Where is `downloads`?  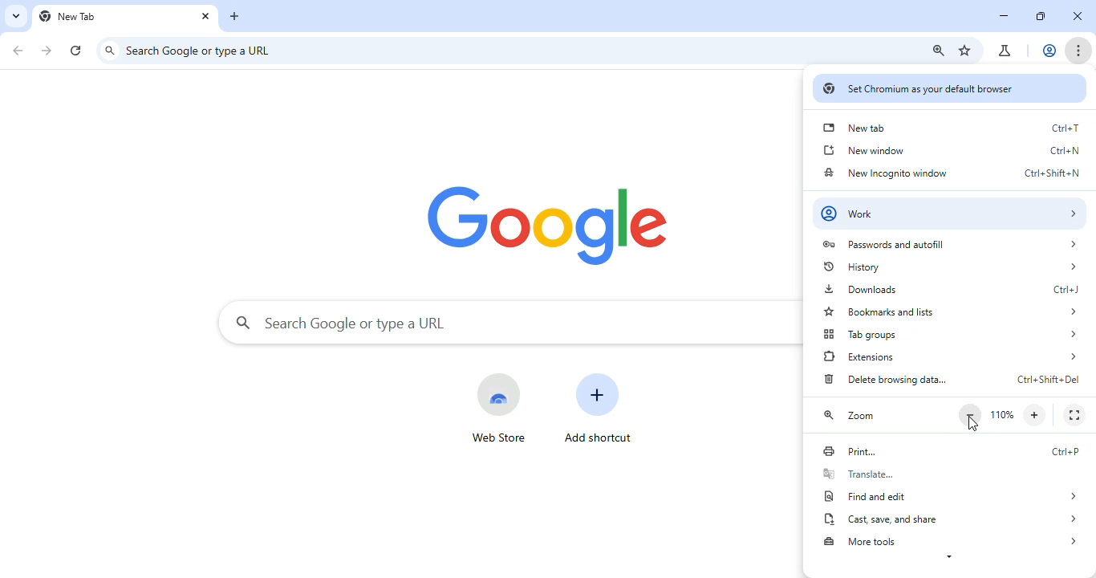
downloads is located at coordinates (948, 287).